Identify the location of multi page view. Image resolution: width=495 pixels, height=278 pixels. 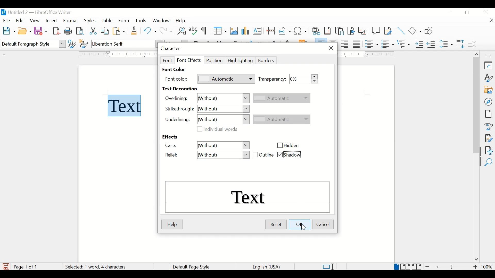
(406, 267).